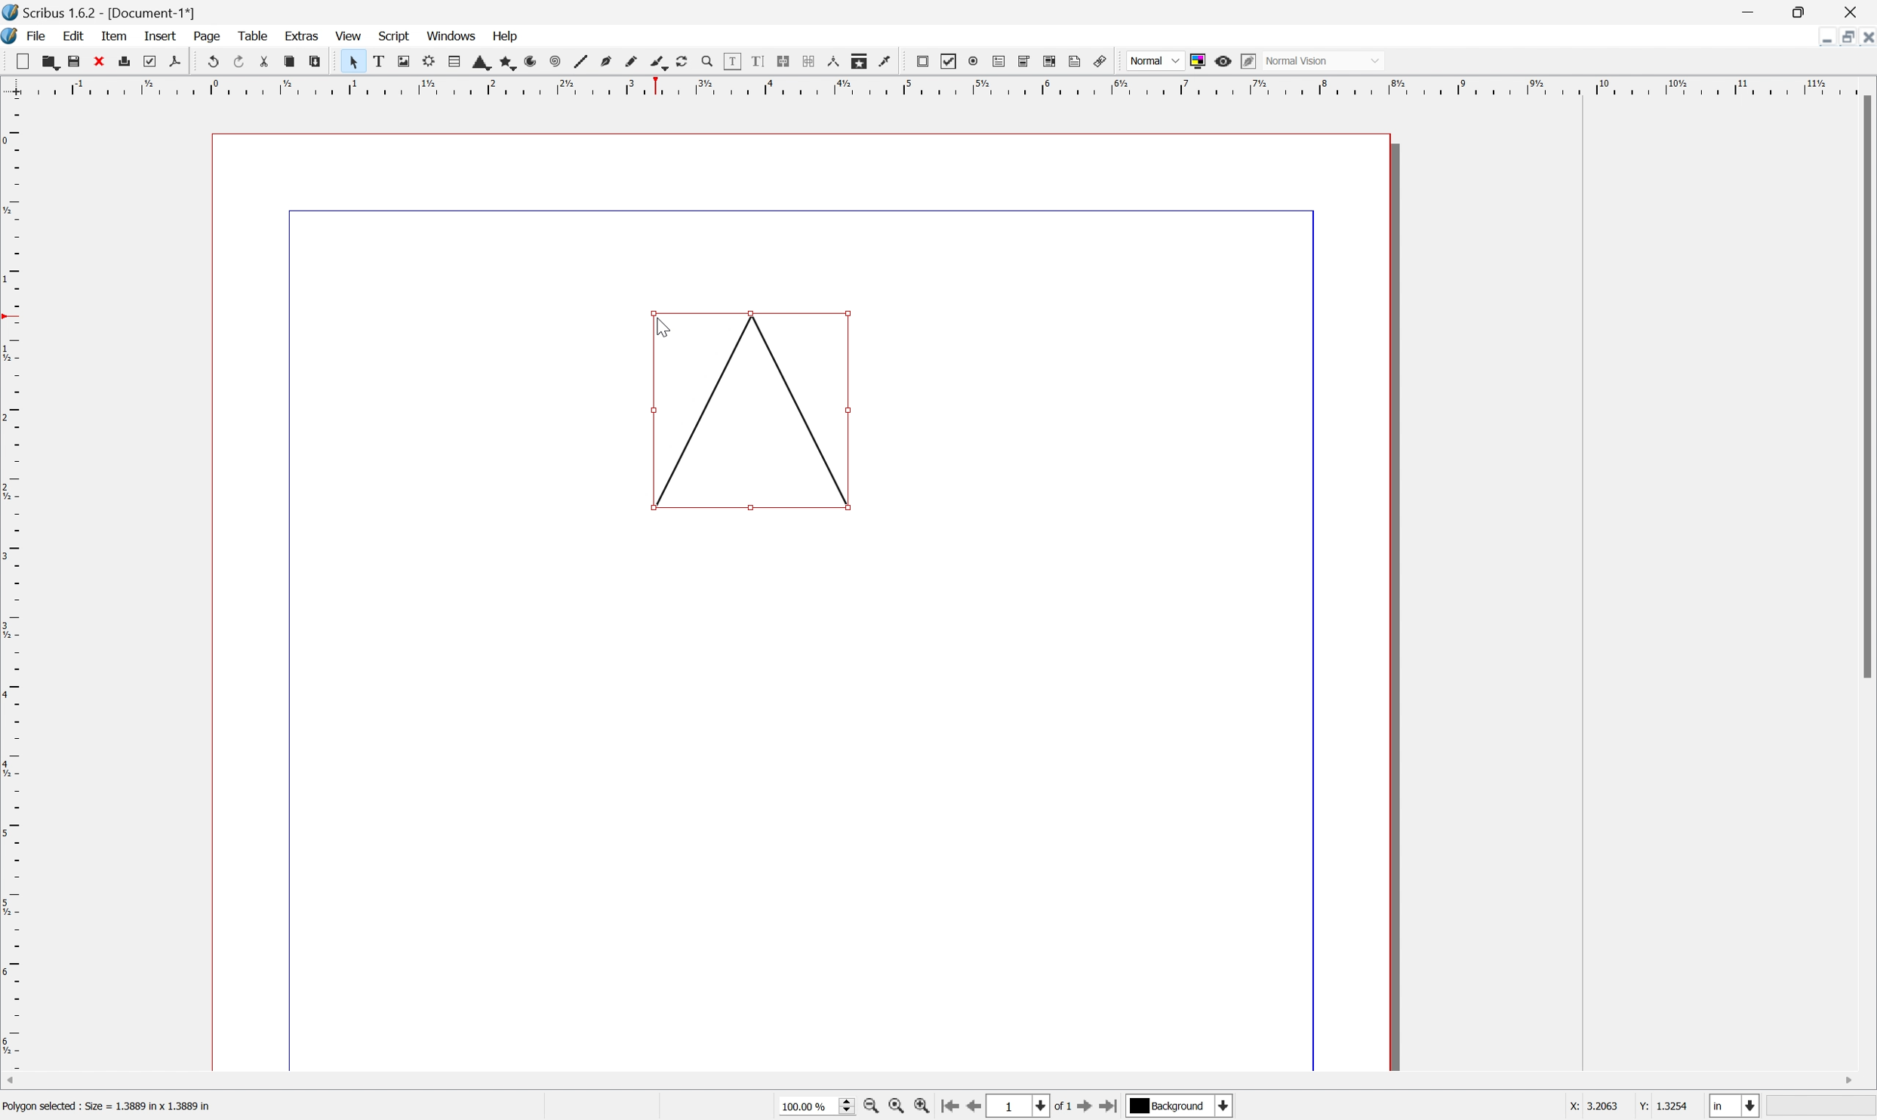 The width and height of the screenshot is (1877, 1120). Describe the element at coordinates (1170, 1106) in the screenshot. I see `Background` at that location.